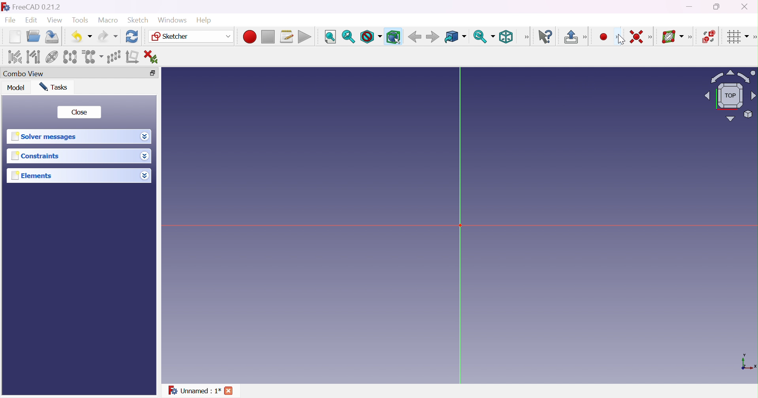 The width and height of the screenshot is (758, 398). I want to click on Rectangular array, so click(113, 56).